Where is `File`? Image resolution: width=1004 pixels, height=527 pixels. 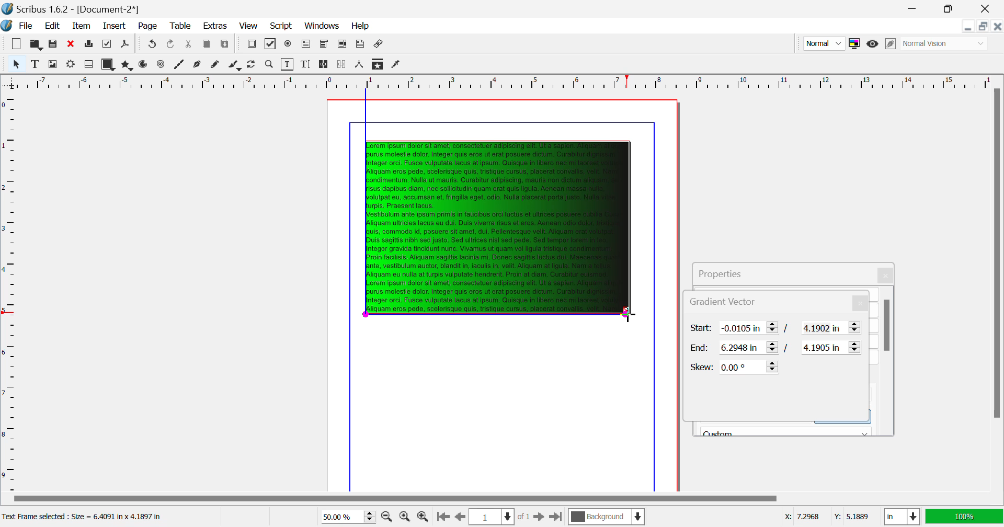
File is located at coordinates (19, 26).